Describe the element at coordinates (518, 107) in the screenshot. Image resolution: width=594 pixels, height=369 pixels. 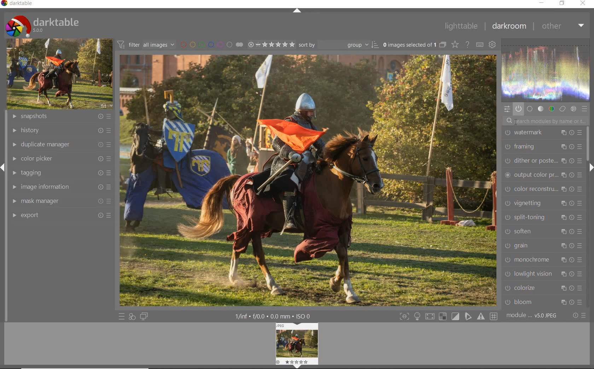
I see `show only active modules` at that location.